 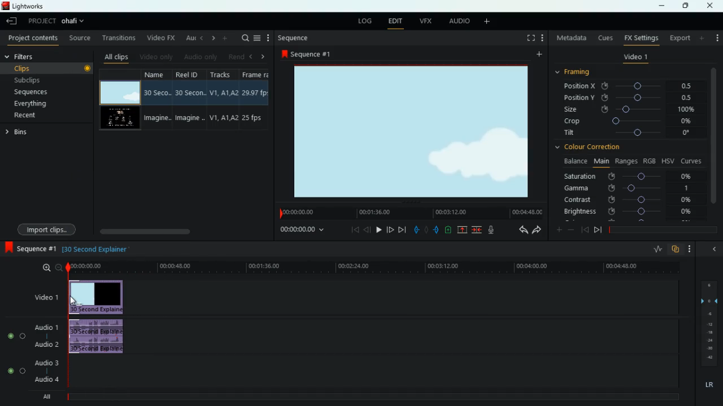 I want to click on project contents, so click(x=34, y=38).